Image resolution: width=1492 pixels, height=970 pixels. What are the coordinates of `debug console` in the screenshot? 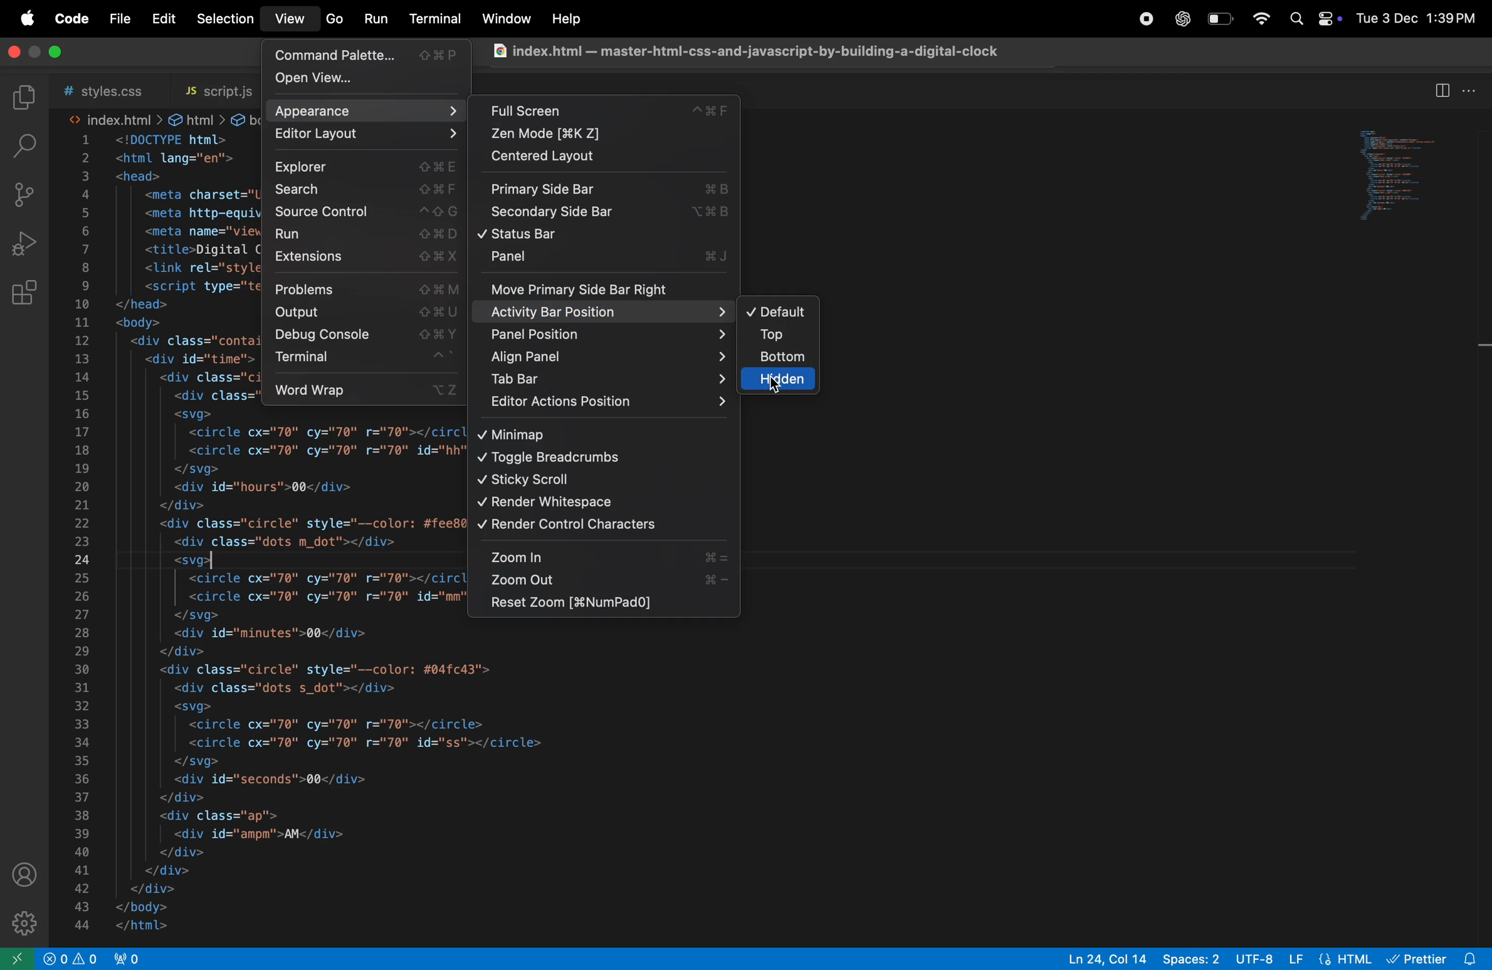 It's located at (364, 336).